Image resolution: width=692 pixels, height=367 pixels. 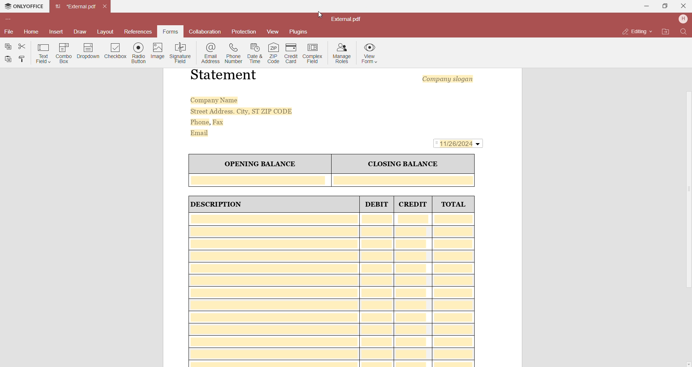 I want to click on Home, so click(x=31, y=32).